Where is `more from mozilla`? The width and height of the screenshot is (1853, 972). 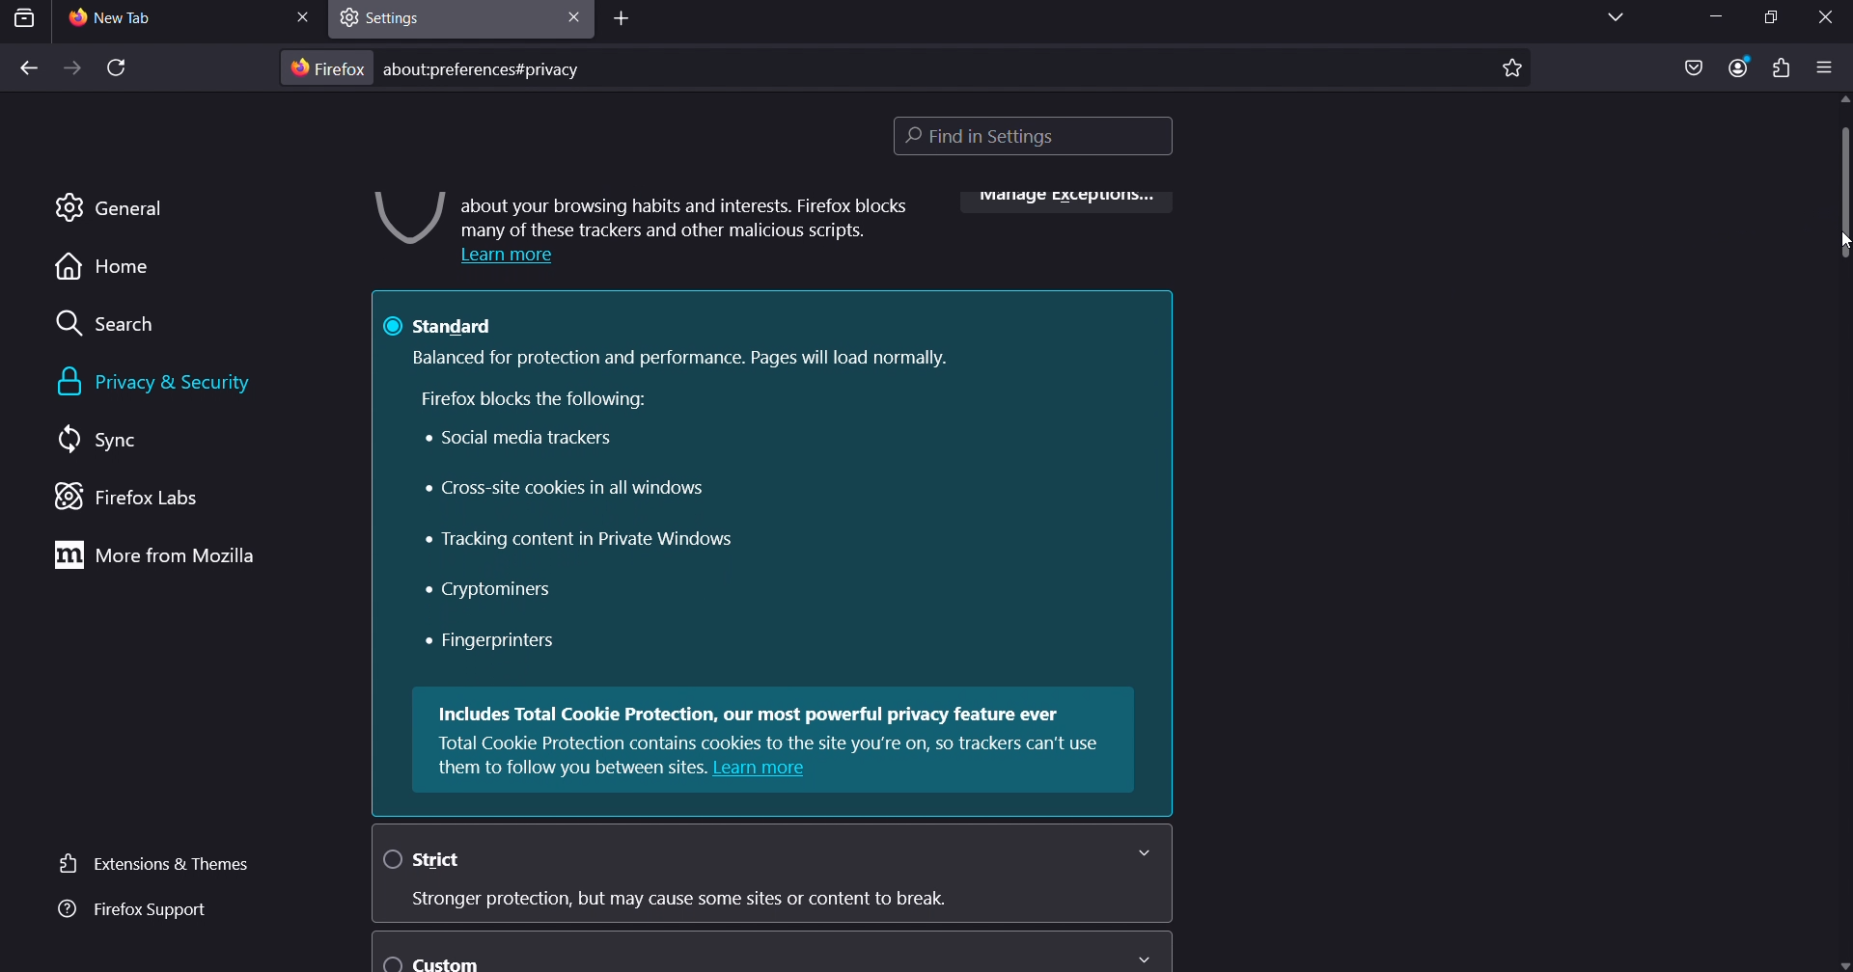 more from mozilla is located at coordinates (160, 556).